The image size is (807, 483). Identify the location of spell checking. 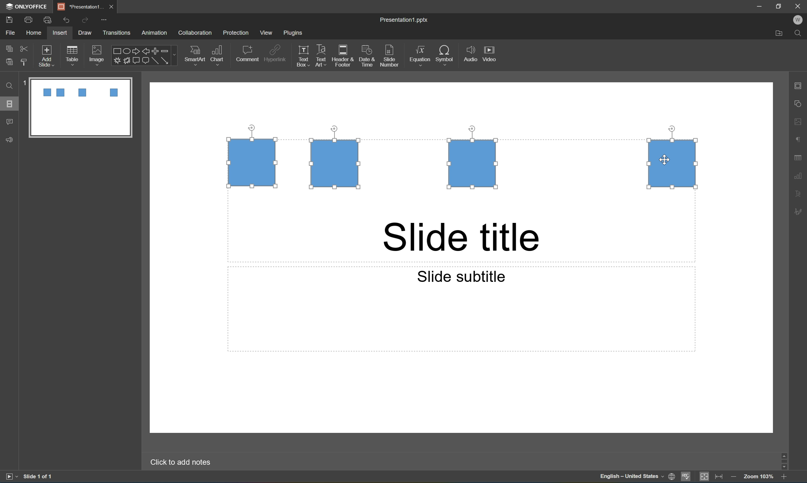
(687, 477).